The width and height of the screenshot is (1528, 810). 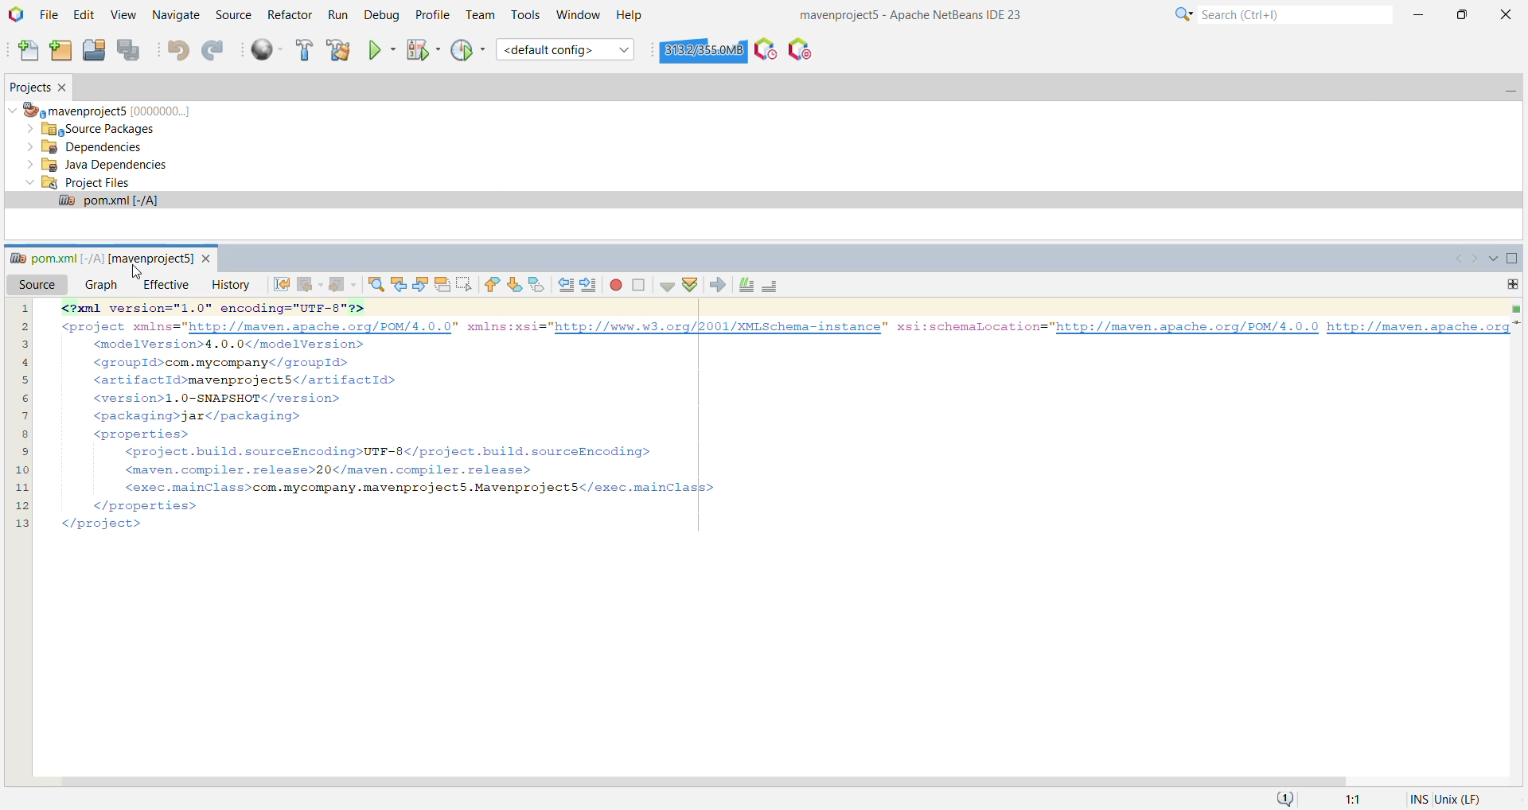 What do you see at coordinates (414, 486) in the screenshot?
I see `<exec.mainClass>com.mycompany.mavenprojectS.Mavenproject5</exec.mainClass>` at bounding box center [414, 486].